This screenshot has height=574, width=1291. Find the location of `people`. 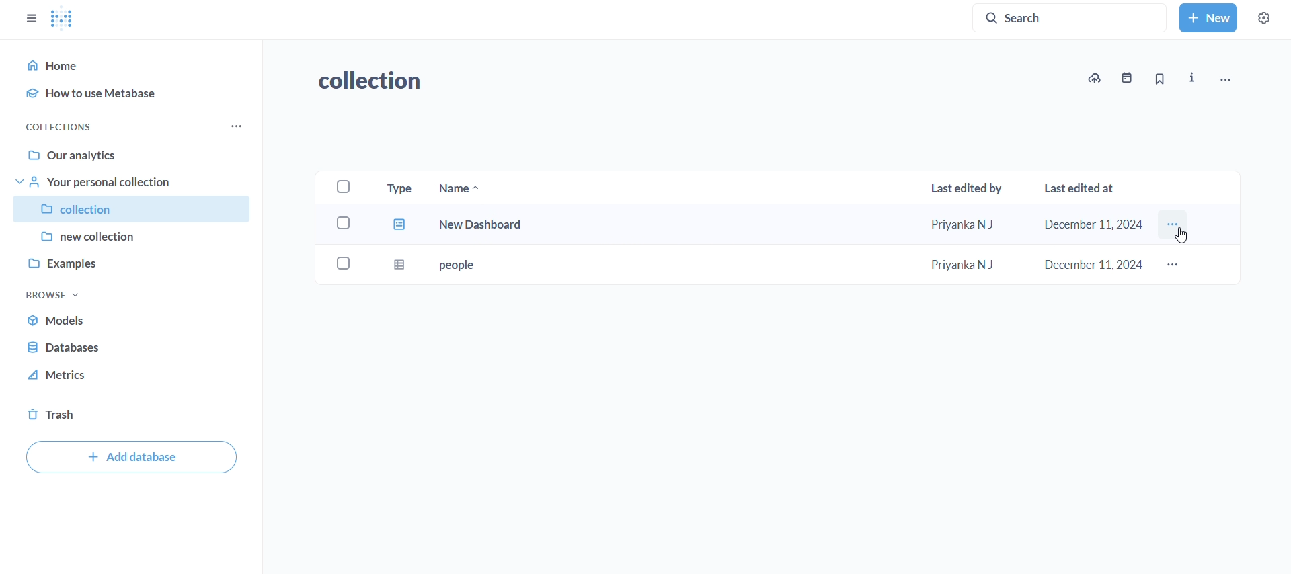

people is located at coordinates (769, 265).